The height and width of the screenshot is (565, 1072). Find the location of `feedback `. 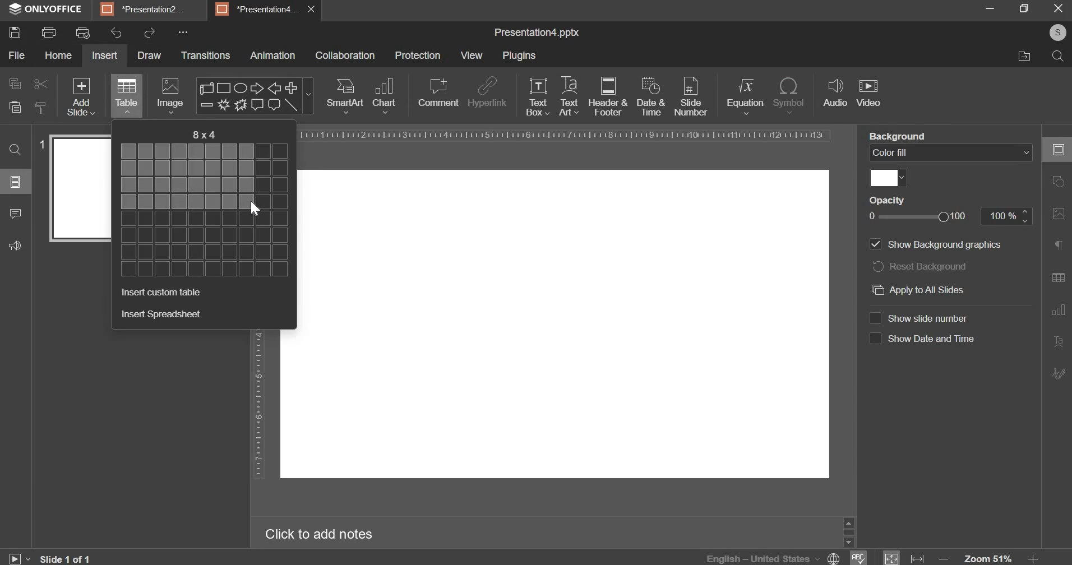

feedback  is located at coordinates (16, 246).